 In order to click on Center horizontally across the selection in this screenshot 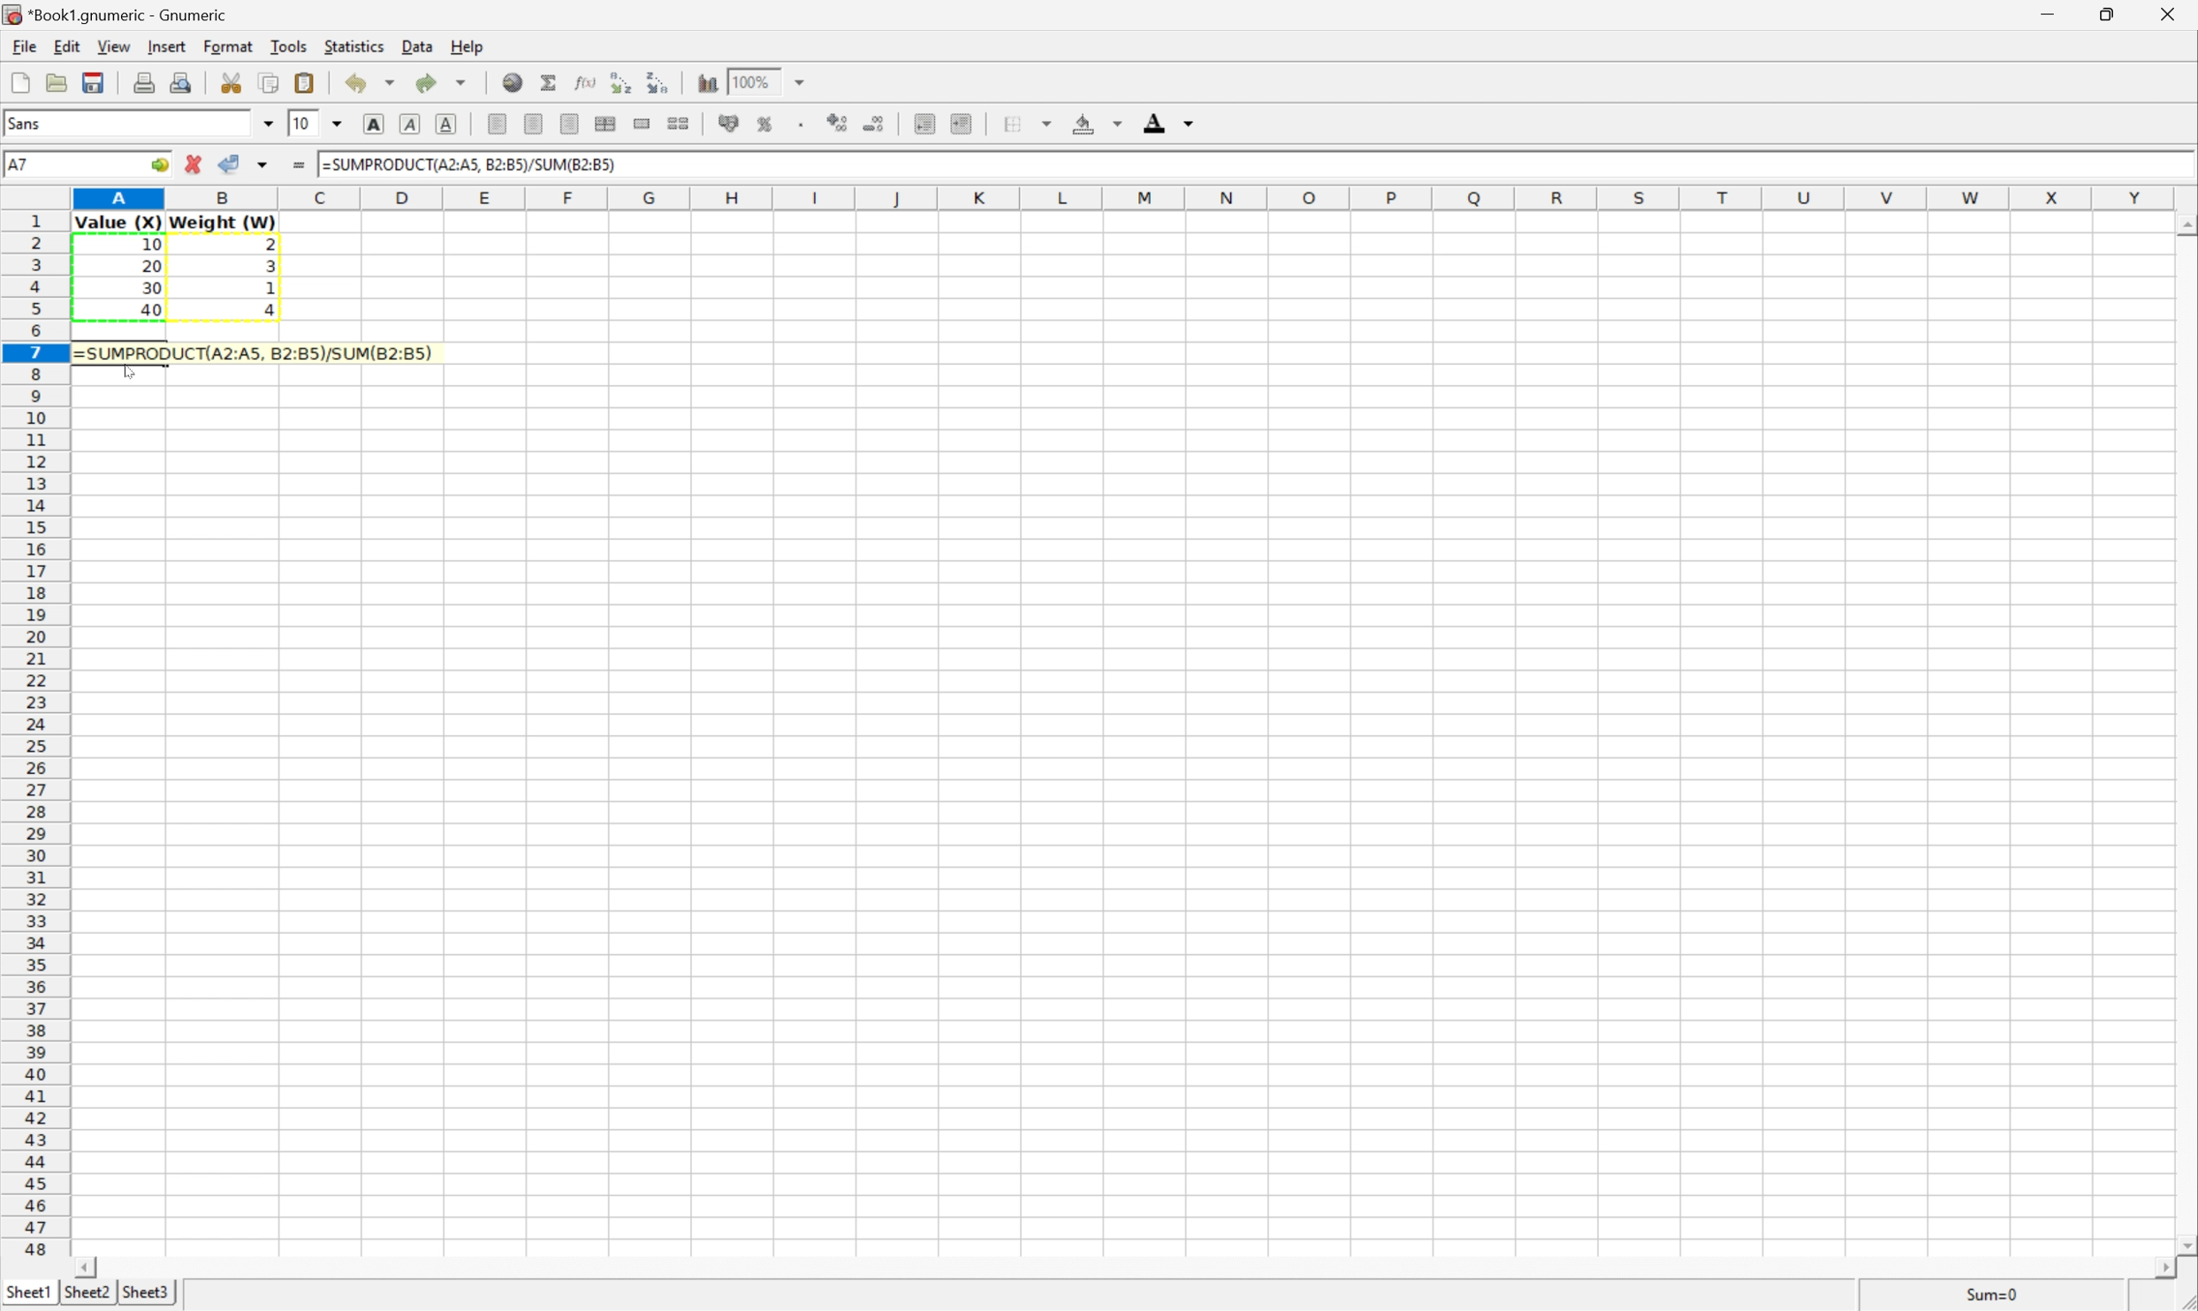, I will do `click(607, 122)`.